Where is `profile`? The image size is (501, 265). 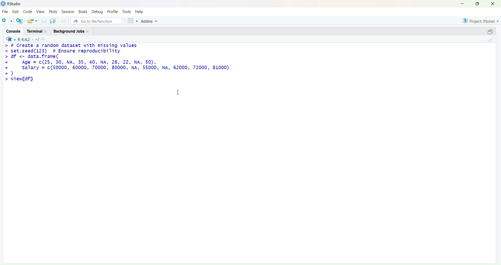 profile is located at coordinates (112, 11).